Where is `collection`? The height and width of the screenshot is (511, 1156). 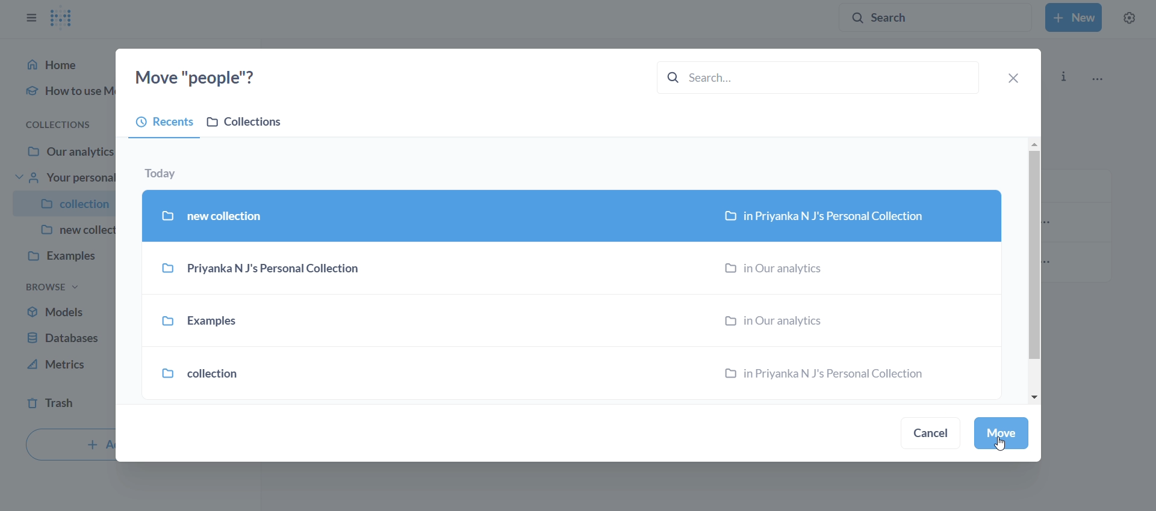
collection is located at coordinates (571, 374).